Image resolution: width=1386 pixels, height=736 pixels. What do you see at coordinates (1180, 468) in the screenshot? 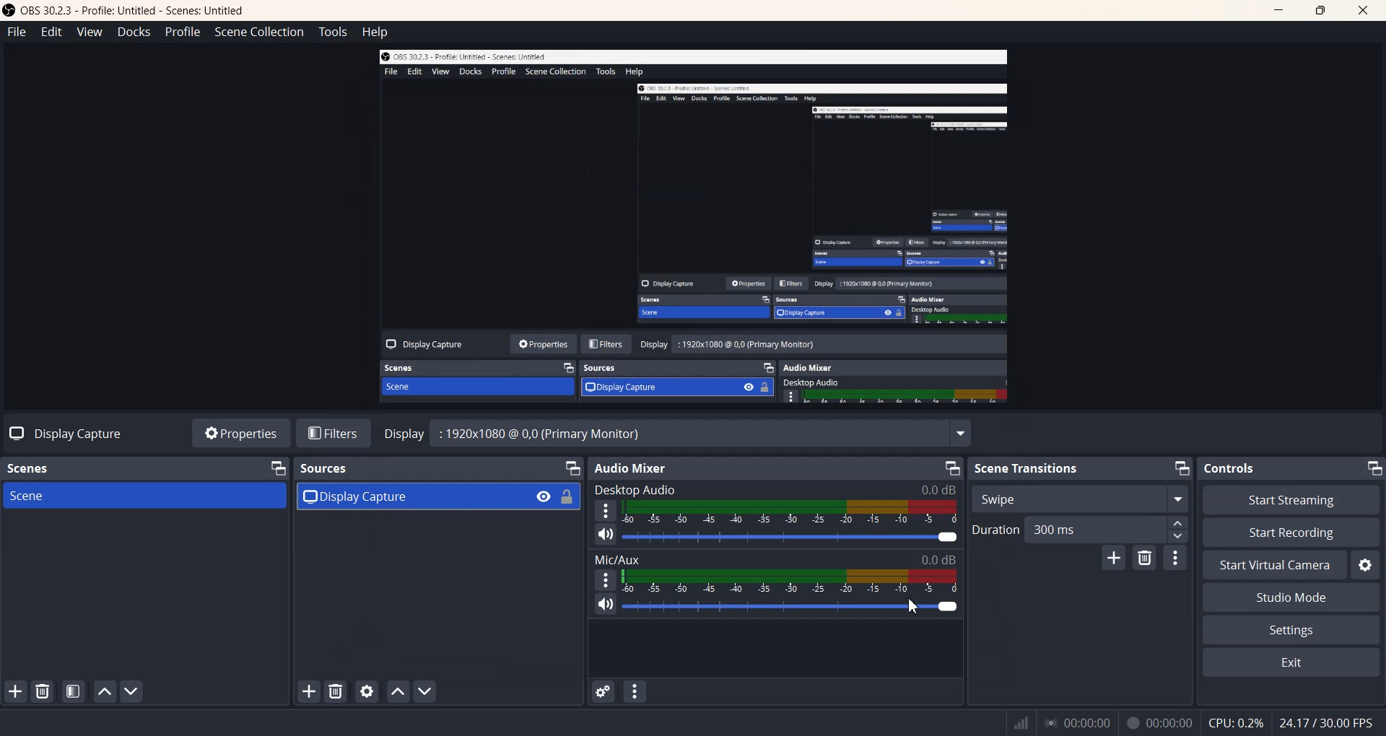
I see `Minimize` at bounding box center [1180, 468].